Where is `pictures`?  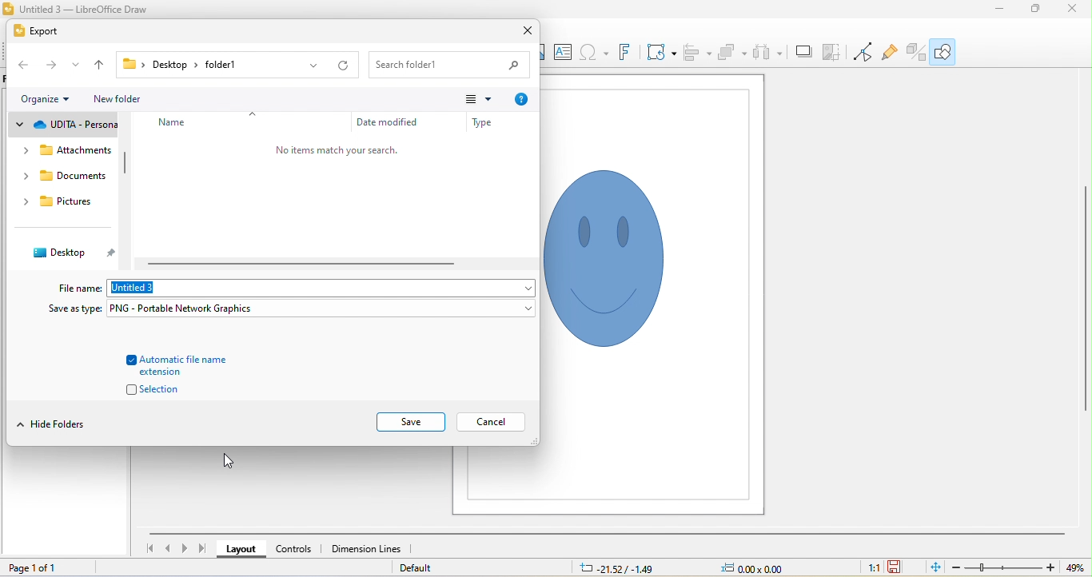
pictures is located at coordinates (71, 201).